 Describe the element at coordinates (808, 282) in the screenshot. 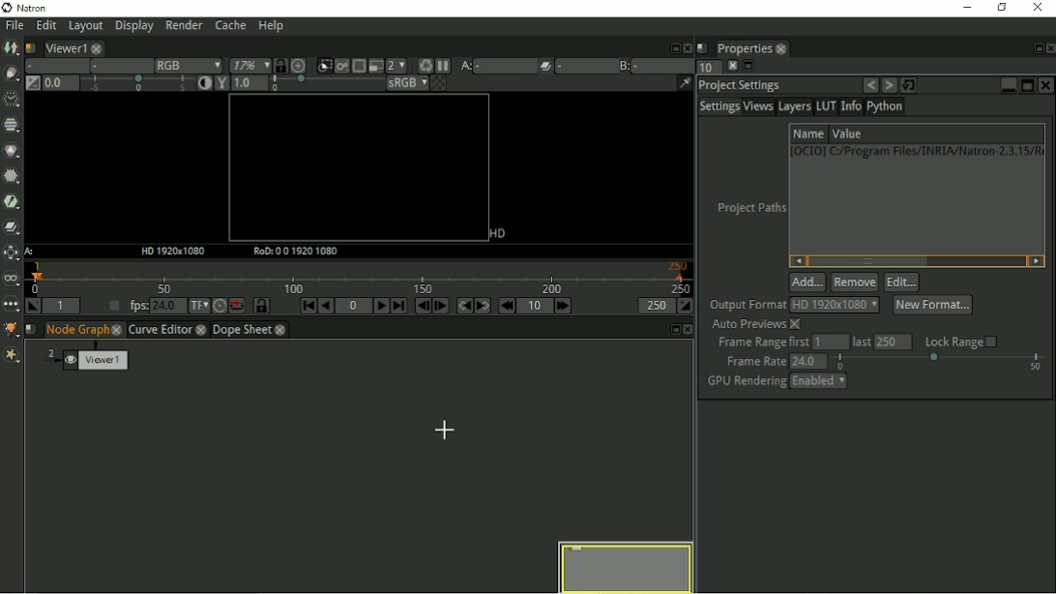

I see `Add` at that location.